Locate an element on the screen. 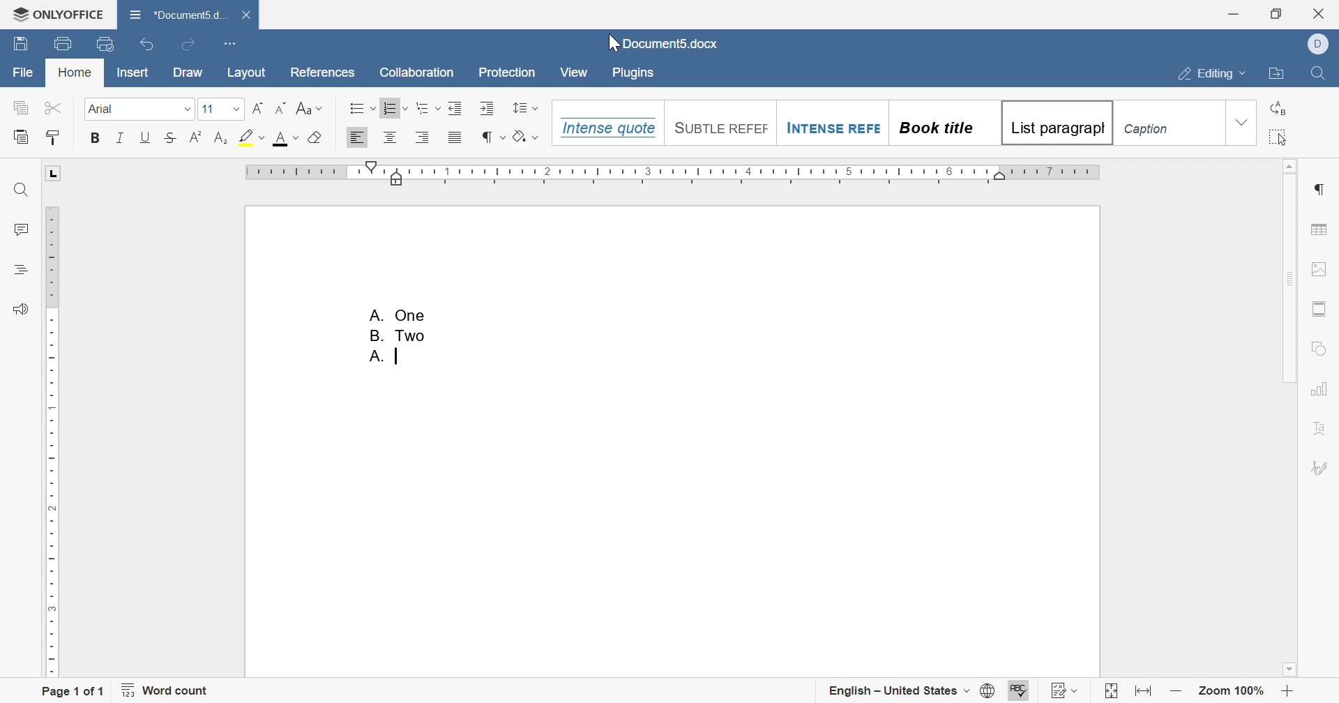 This screenshot has width=1339, height=703. header & footer settings is located at coordinates (1319, 310).